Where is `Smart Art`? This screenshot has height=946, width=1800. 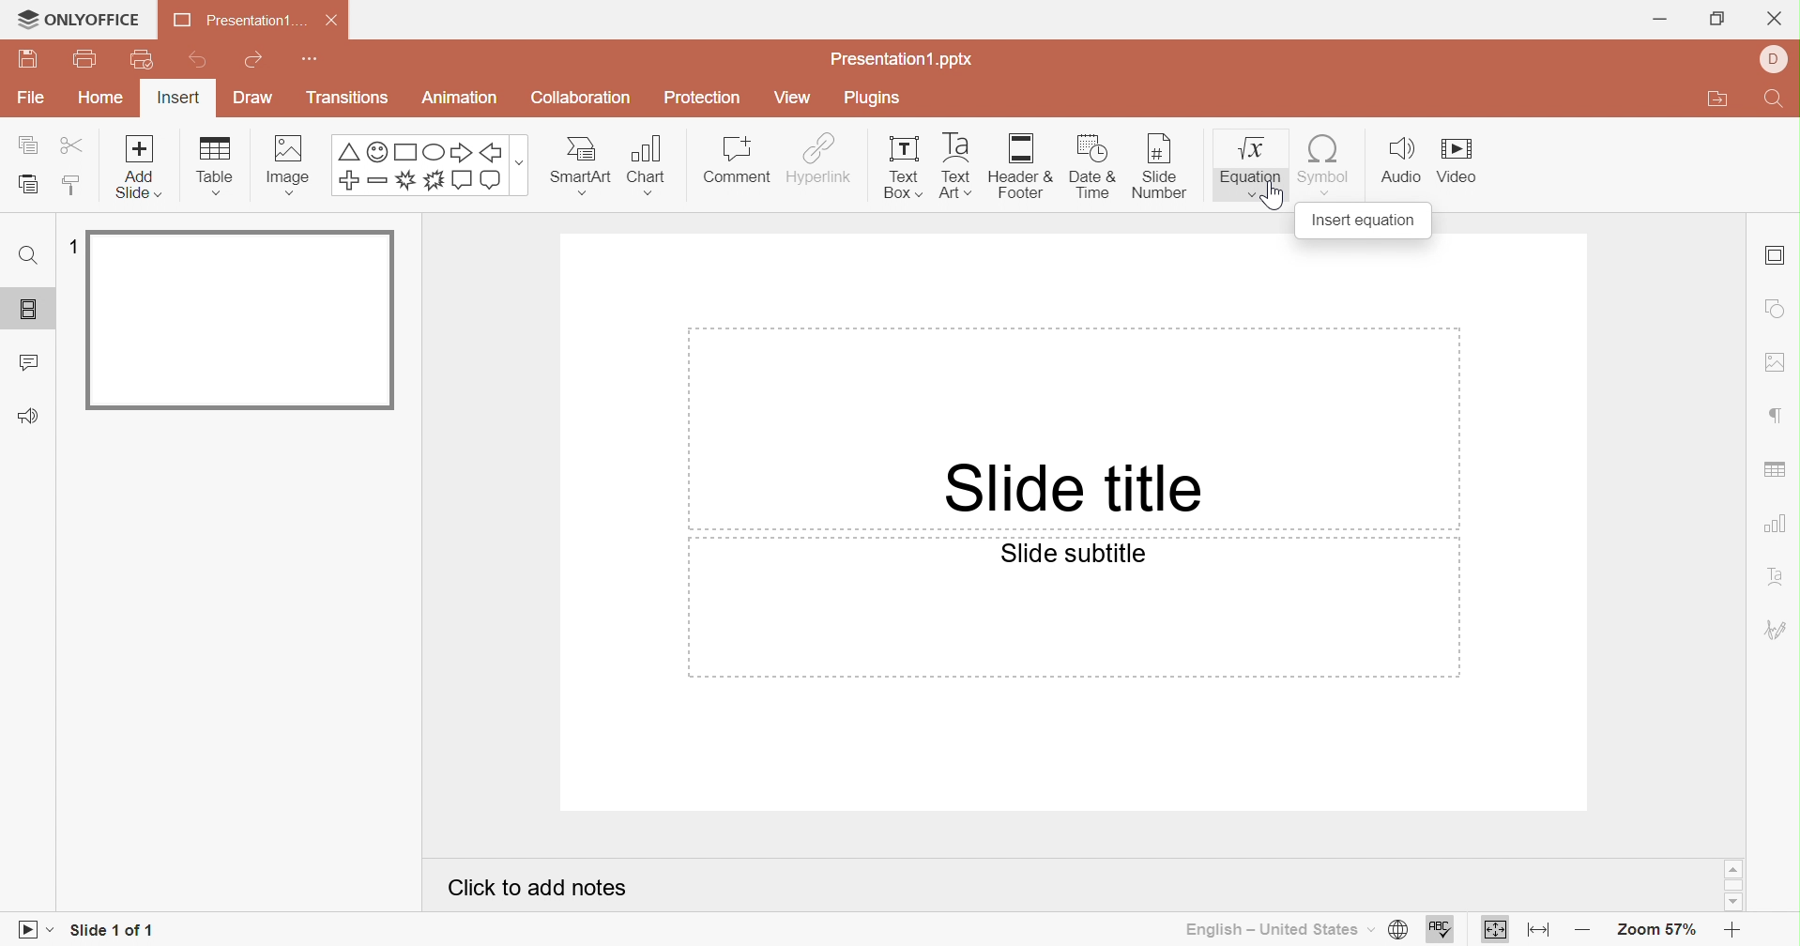 Smart Art is located at coordinates (581, 166).